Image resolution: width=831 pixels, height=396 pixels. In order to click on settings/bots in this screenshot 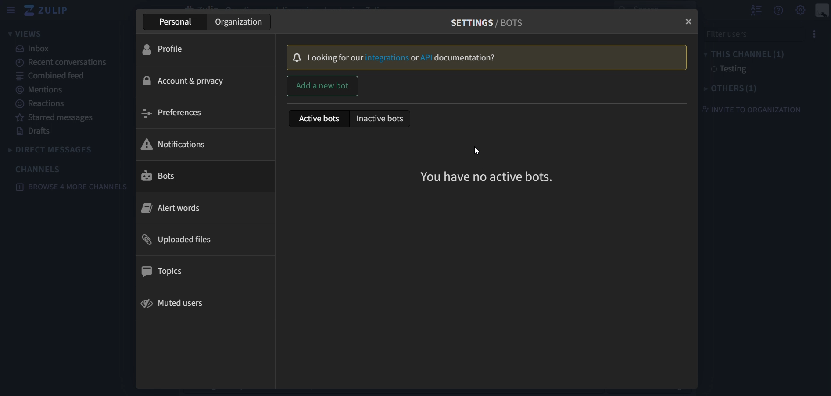, I will do `click(488, 21)`.